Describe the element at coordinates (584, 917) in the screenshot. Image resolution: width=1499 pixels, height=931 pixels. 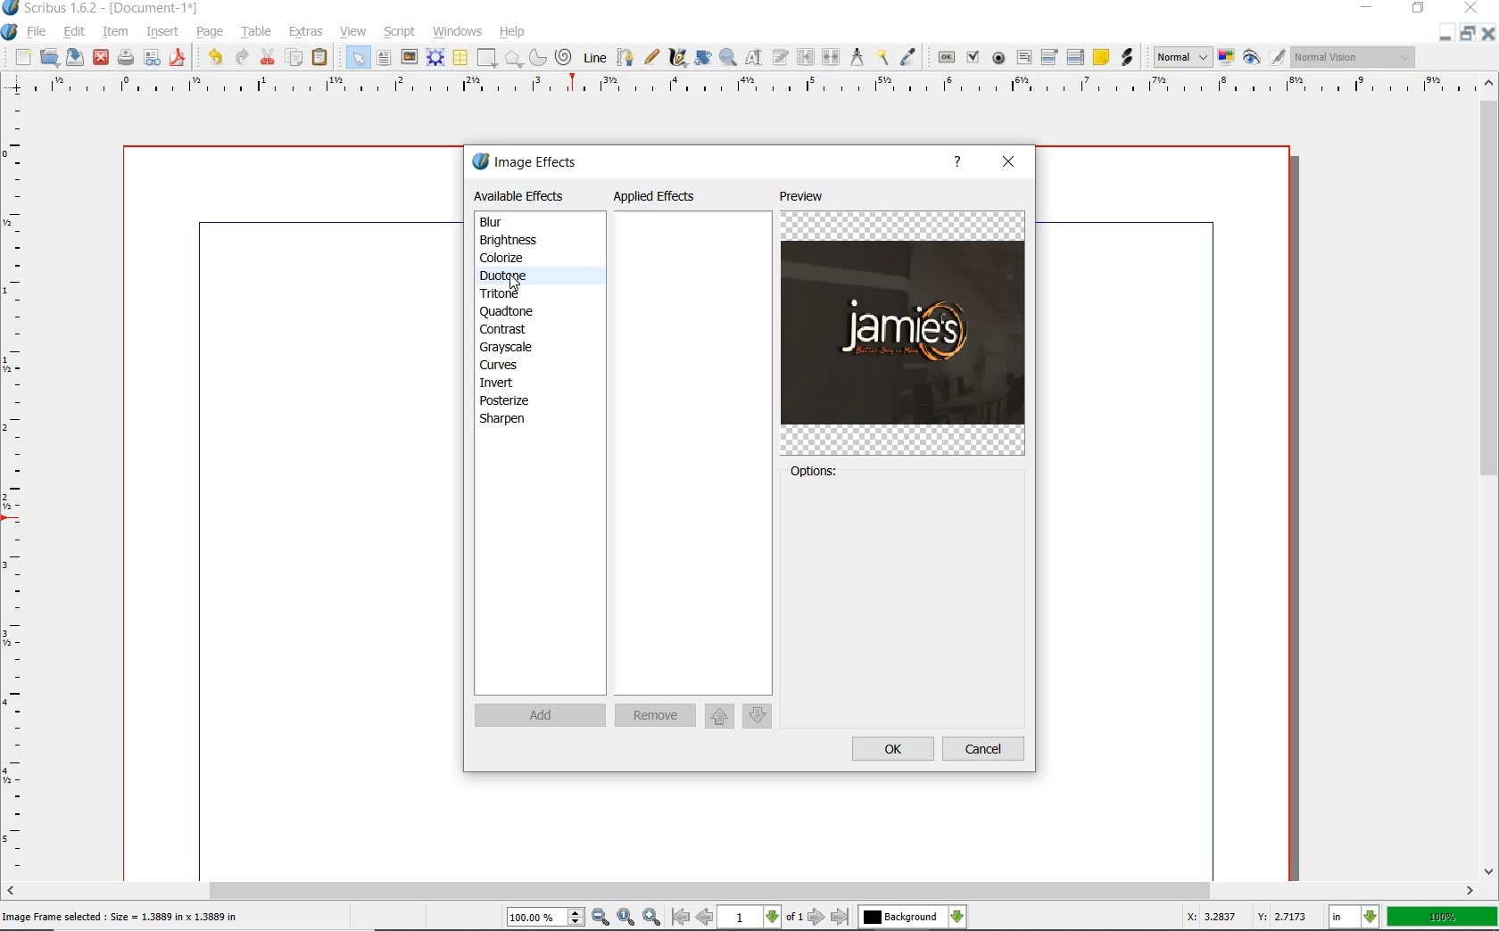
I see `zoom in/zoom to/zoom out` at that location.